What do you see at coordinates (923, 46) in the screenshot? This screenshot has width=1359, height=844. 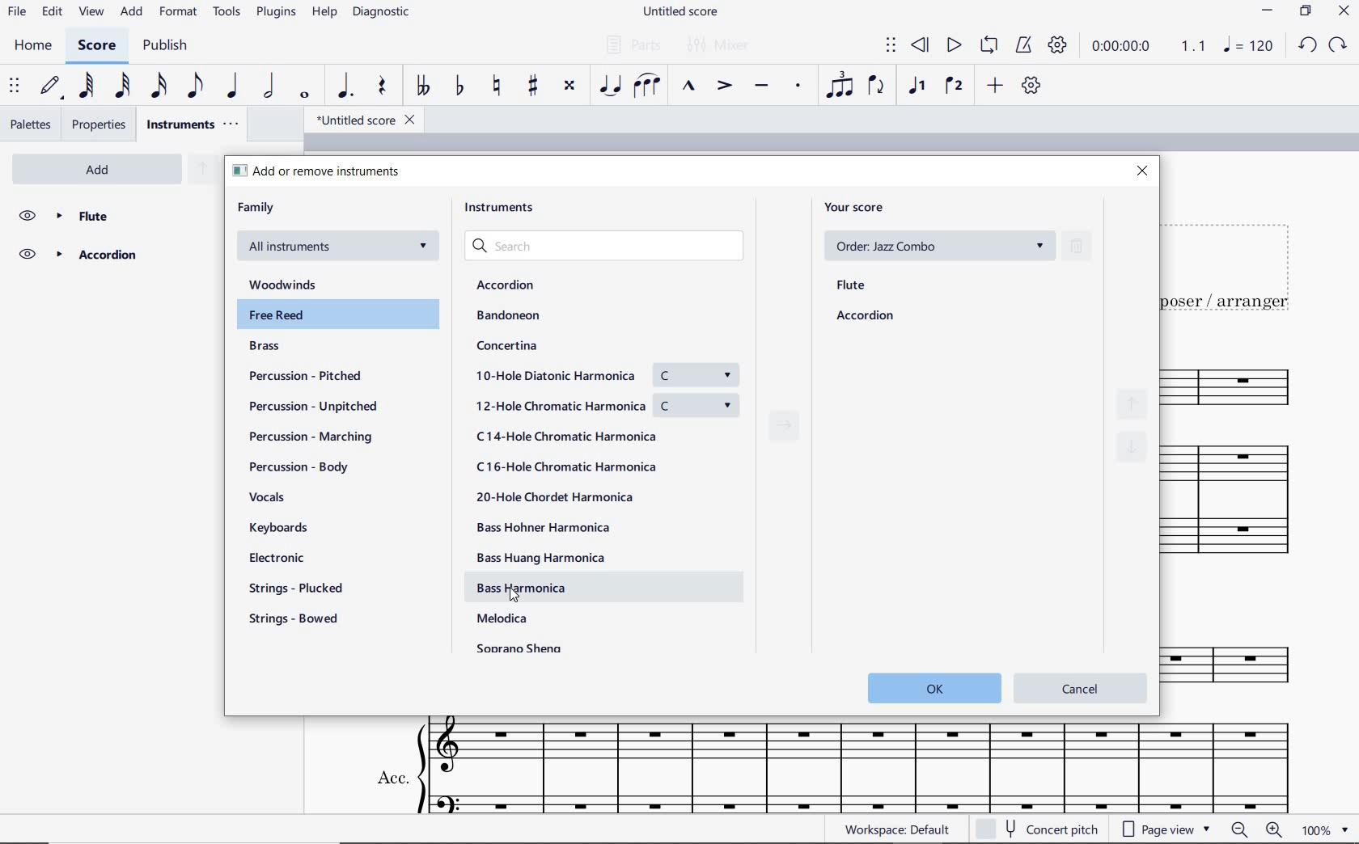 I see `rewind` at bounding box center [923, 46].